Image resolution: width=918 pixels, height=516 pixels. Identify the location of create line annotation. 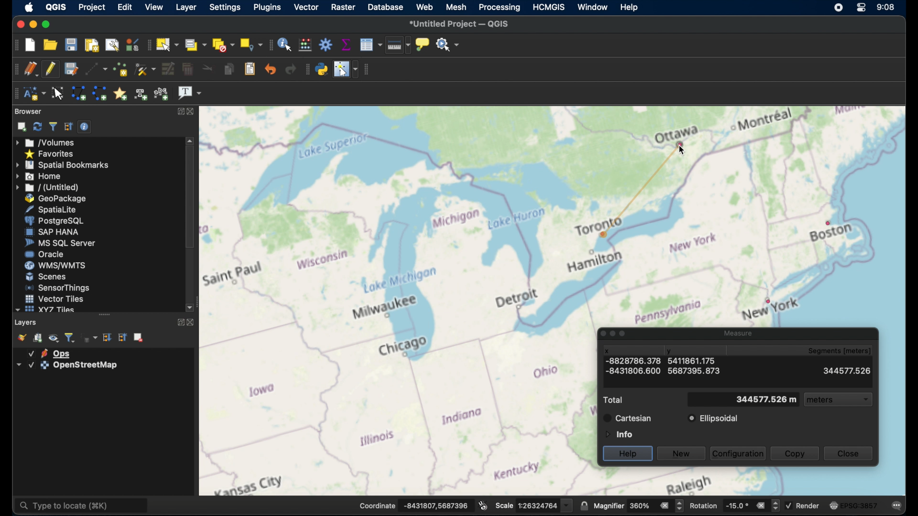
(99, 93).